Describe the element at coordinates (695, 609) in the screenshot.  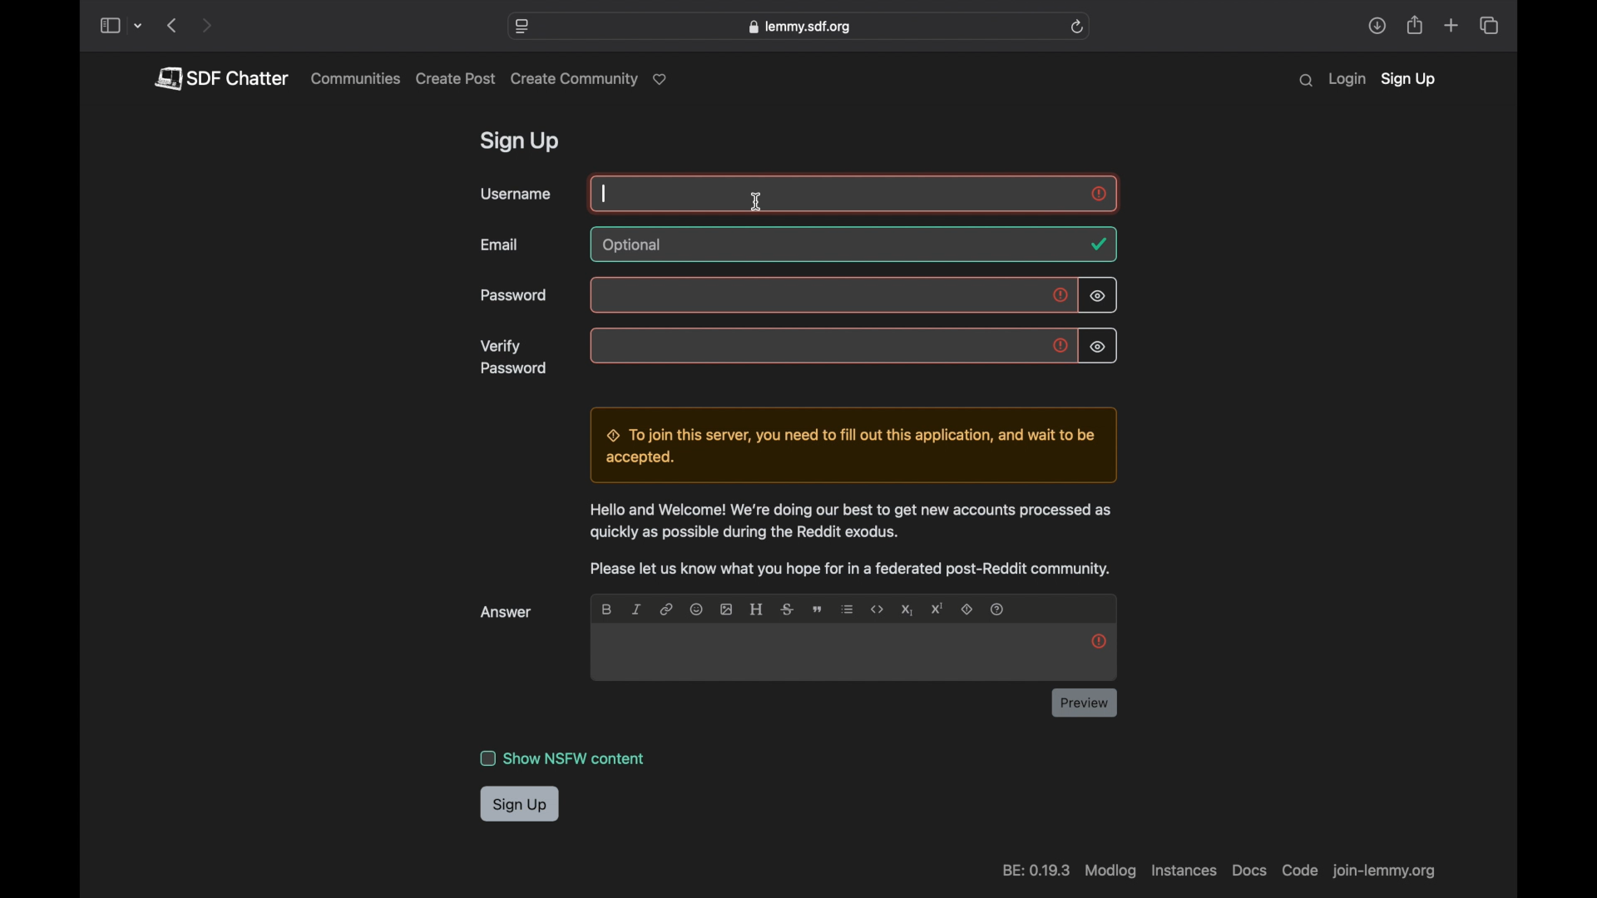
I see `emoji` at that location.